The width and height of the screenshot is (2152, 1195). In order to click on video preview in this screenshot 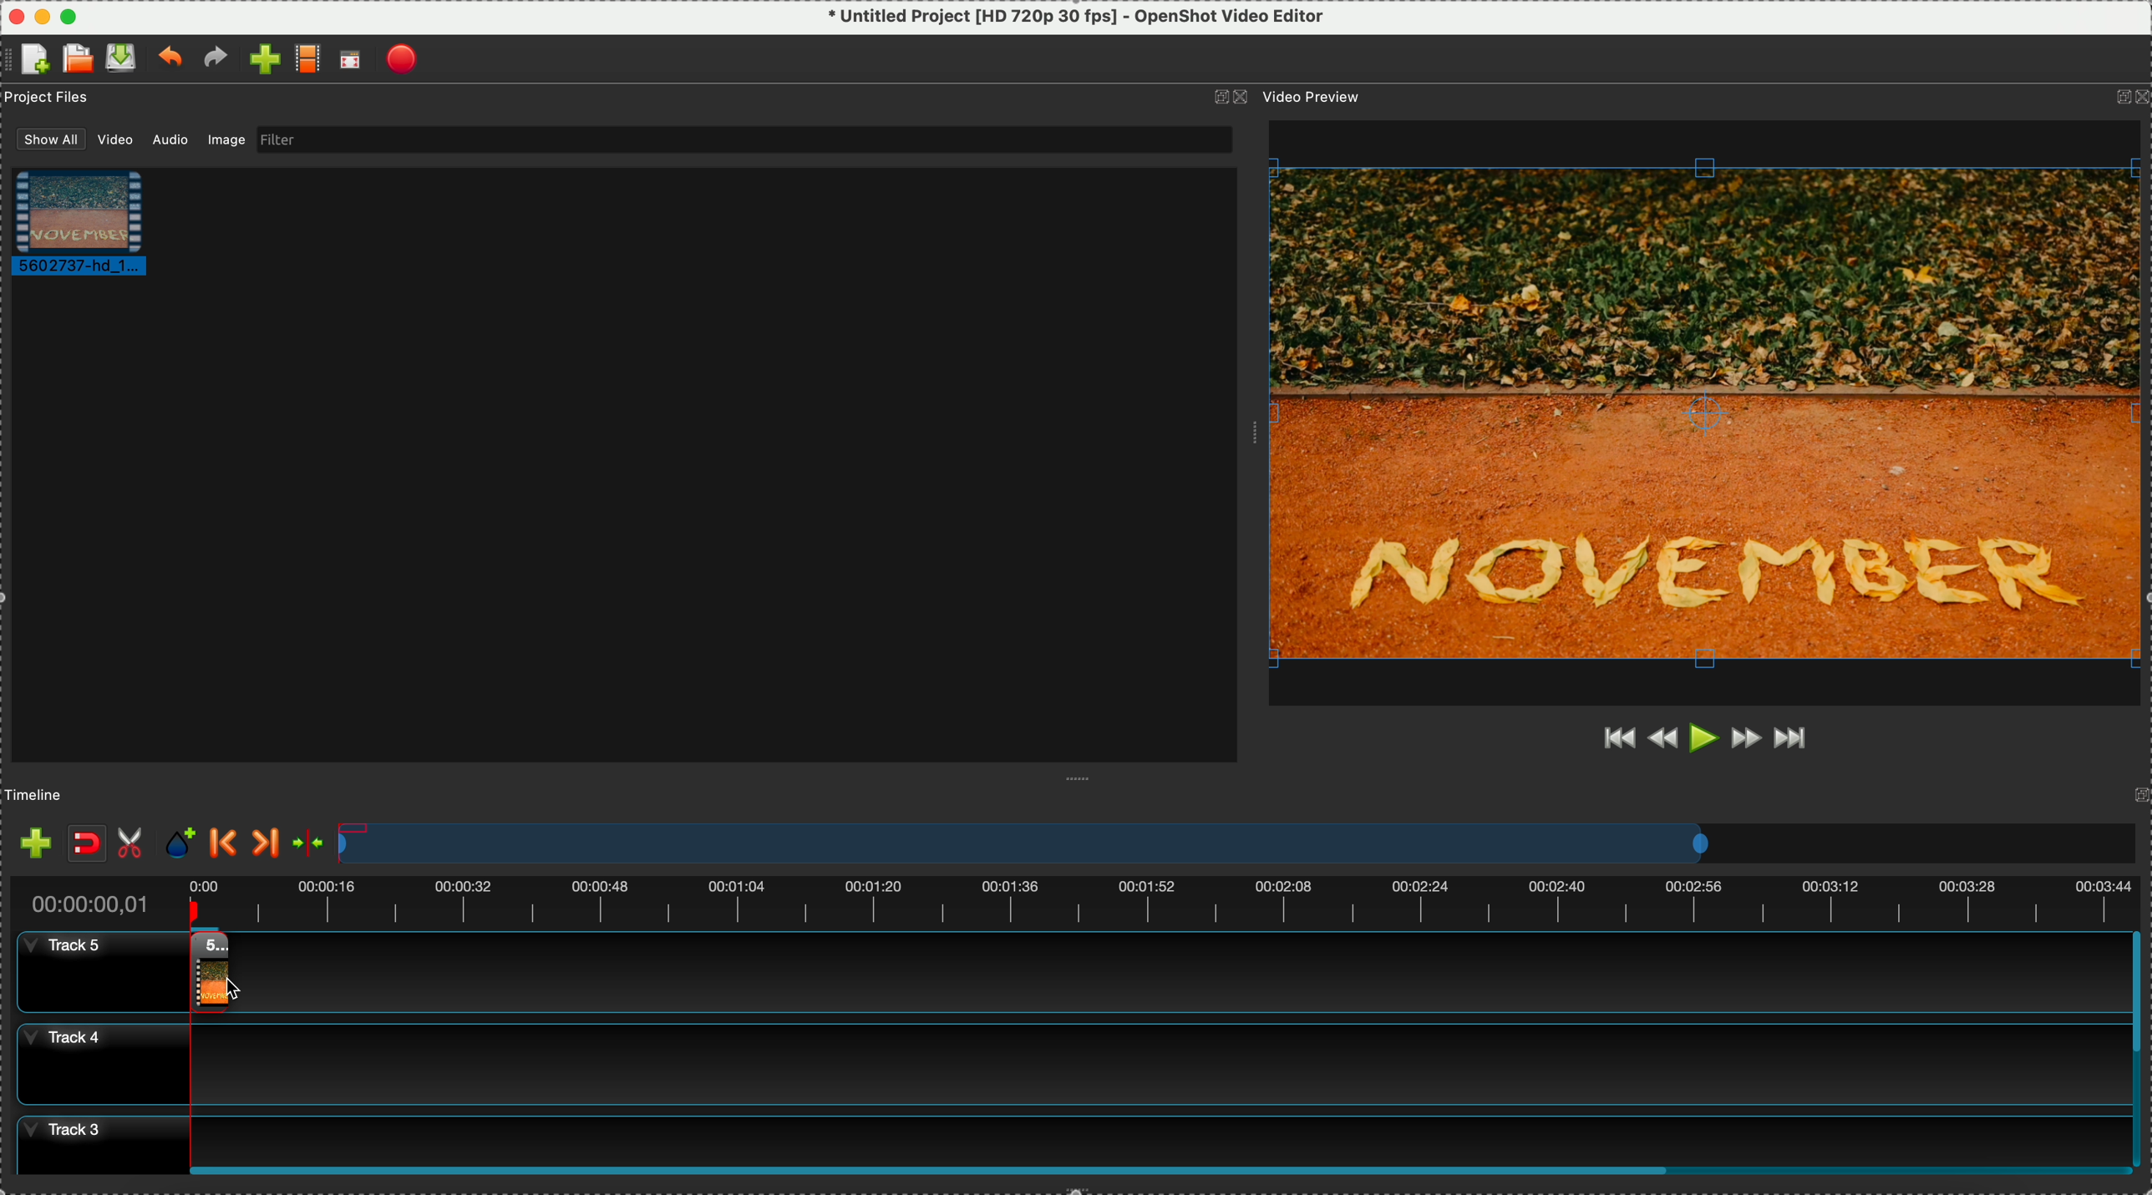, I will do `click(1708, 412)`.